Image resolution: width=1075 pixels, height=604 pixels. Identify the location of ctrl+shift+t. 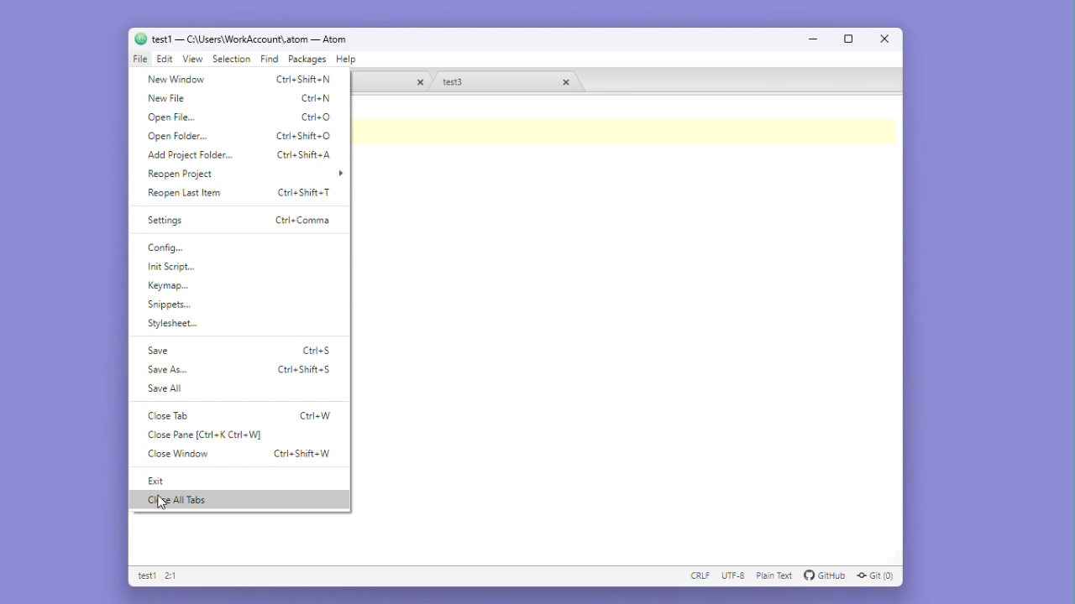
(304, 192).